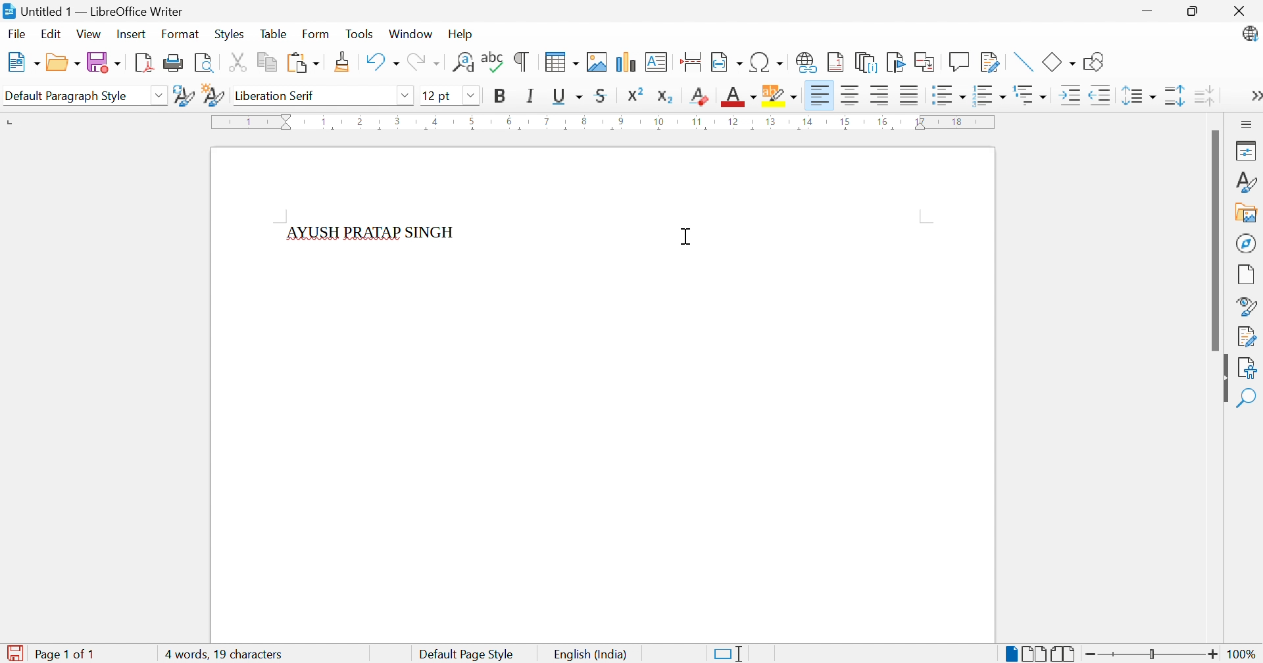  I want to click on Show Track Changes Functions, so click(988, 62).